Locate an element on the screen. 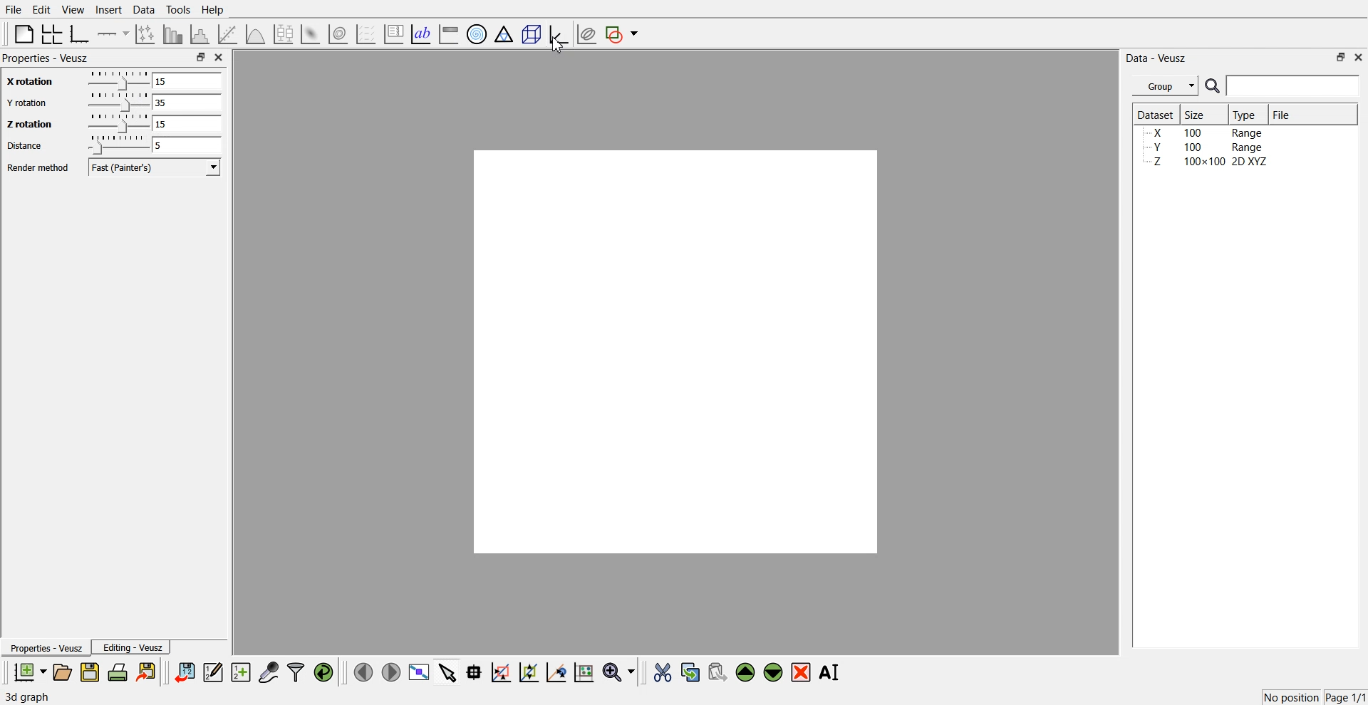 The image size is (1368, 705). Add shape to the plot is located at coordinates (621, 34).